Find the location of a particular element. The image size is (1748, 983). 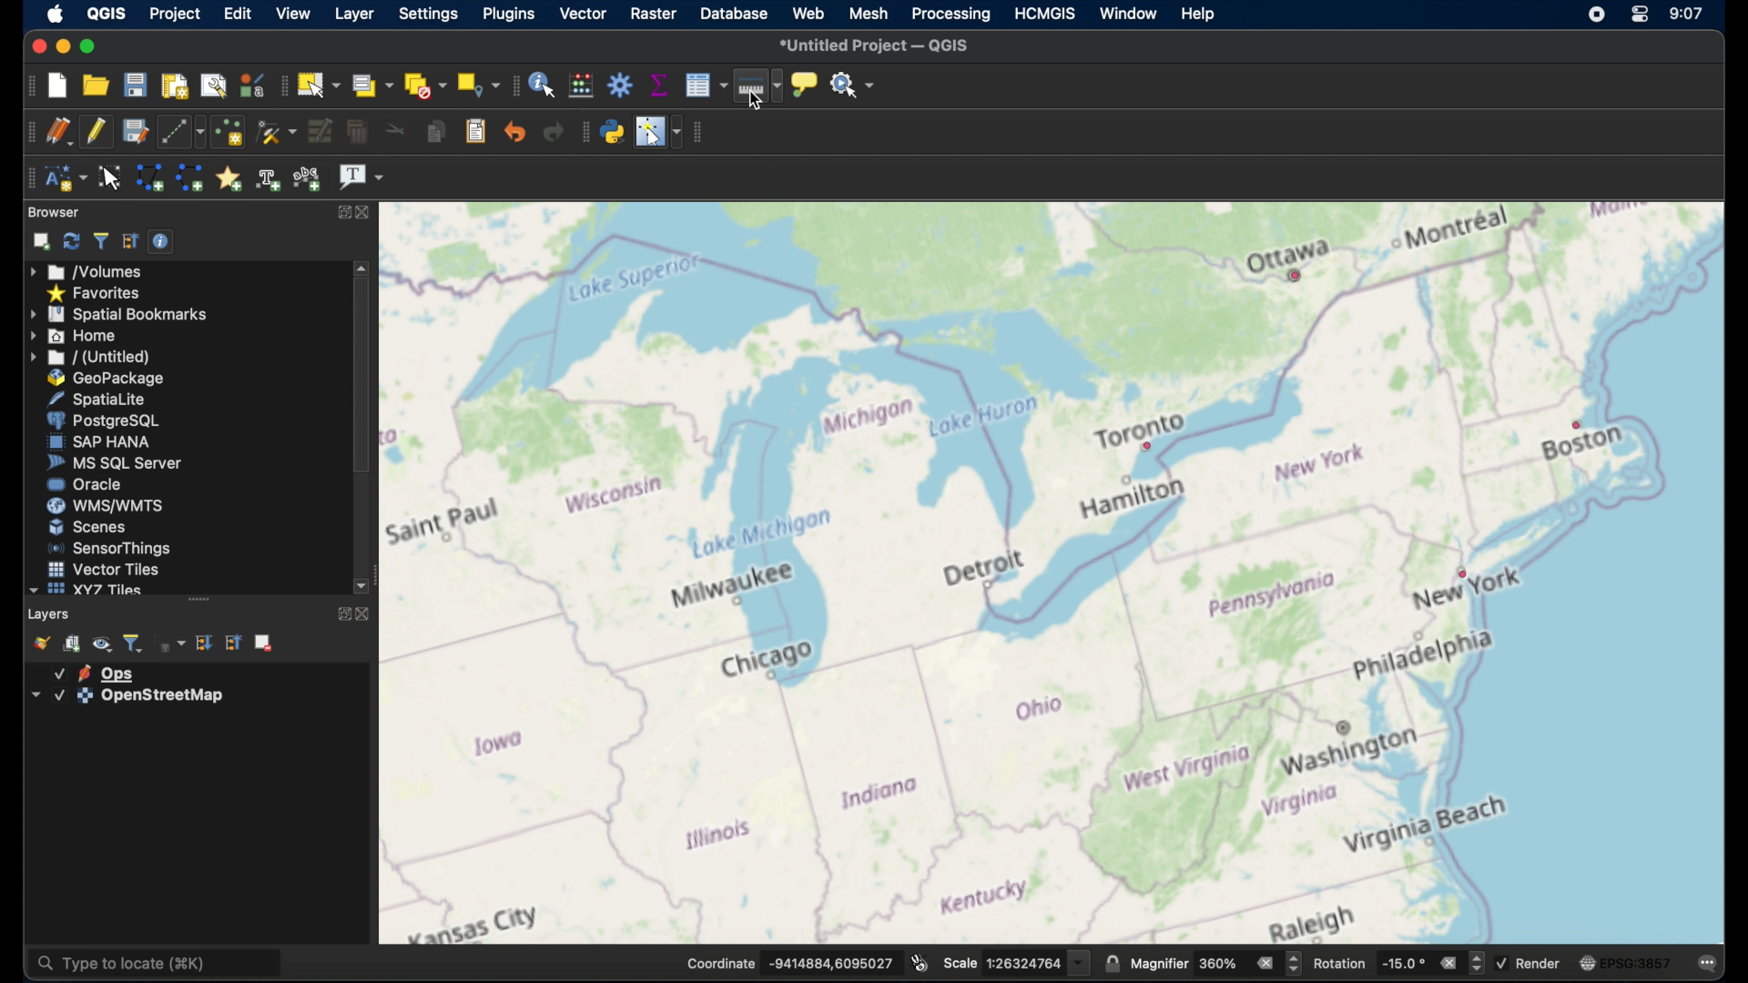

style manager is located at coordinates (252, 83).